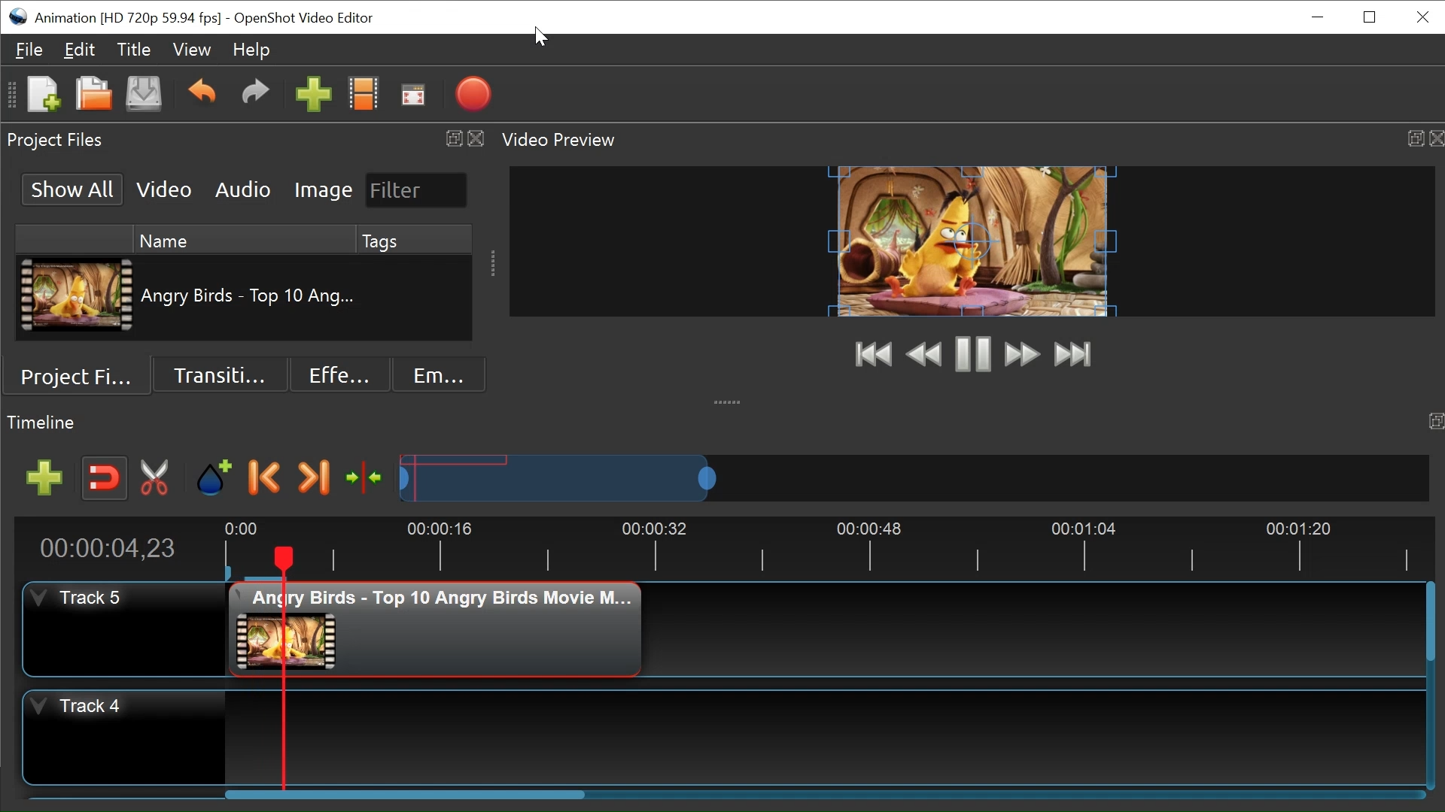 The height and width of the screenshot is (812, 1445). Describe the element at coordinates (1316, 17) in the screenshot. I see `minimize` at that location.